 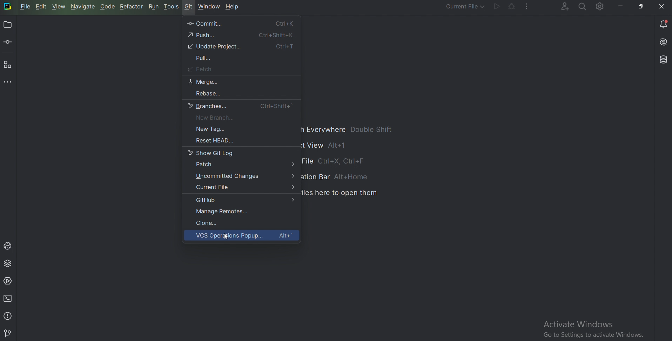 I want to click on Tools, so click(x=172, y=7).